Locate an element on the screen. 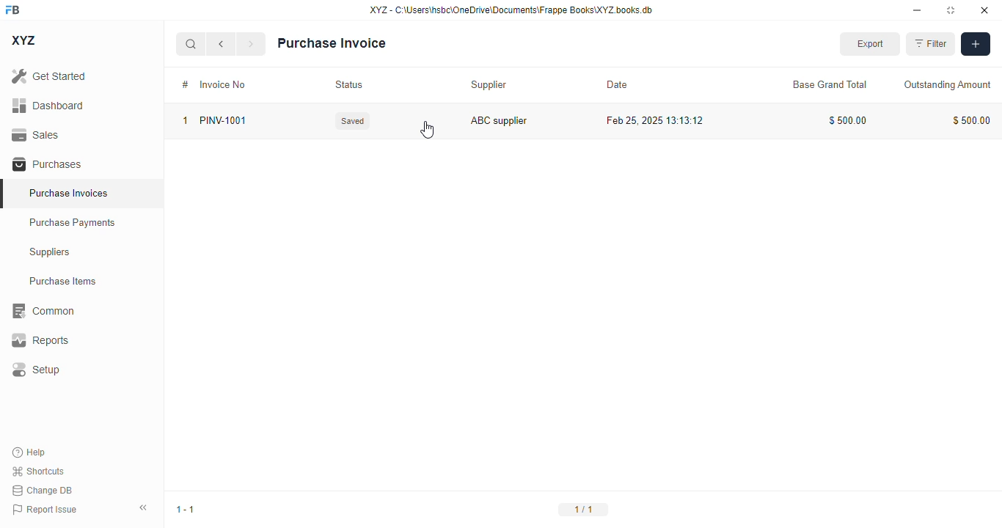  previous is located at coordinates (221, 44).